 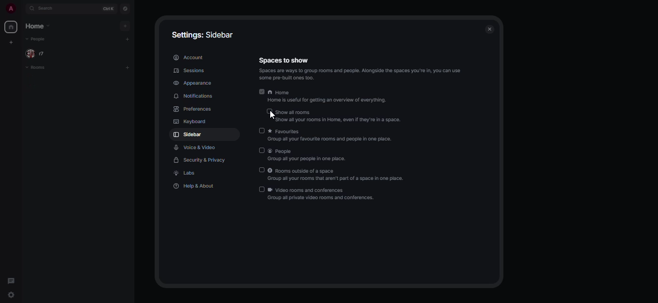 What do you see at coordinates (125, 10) in the screenshot?
I see `navigator` at bounding box center [125, 10].